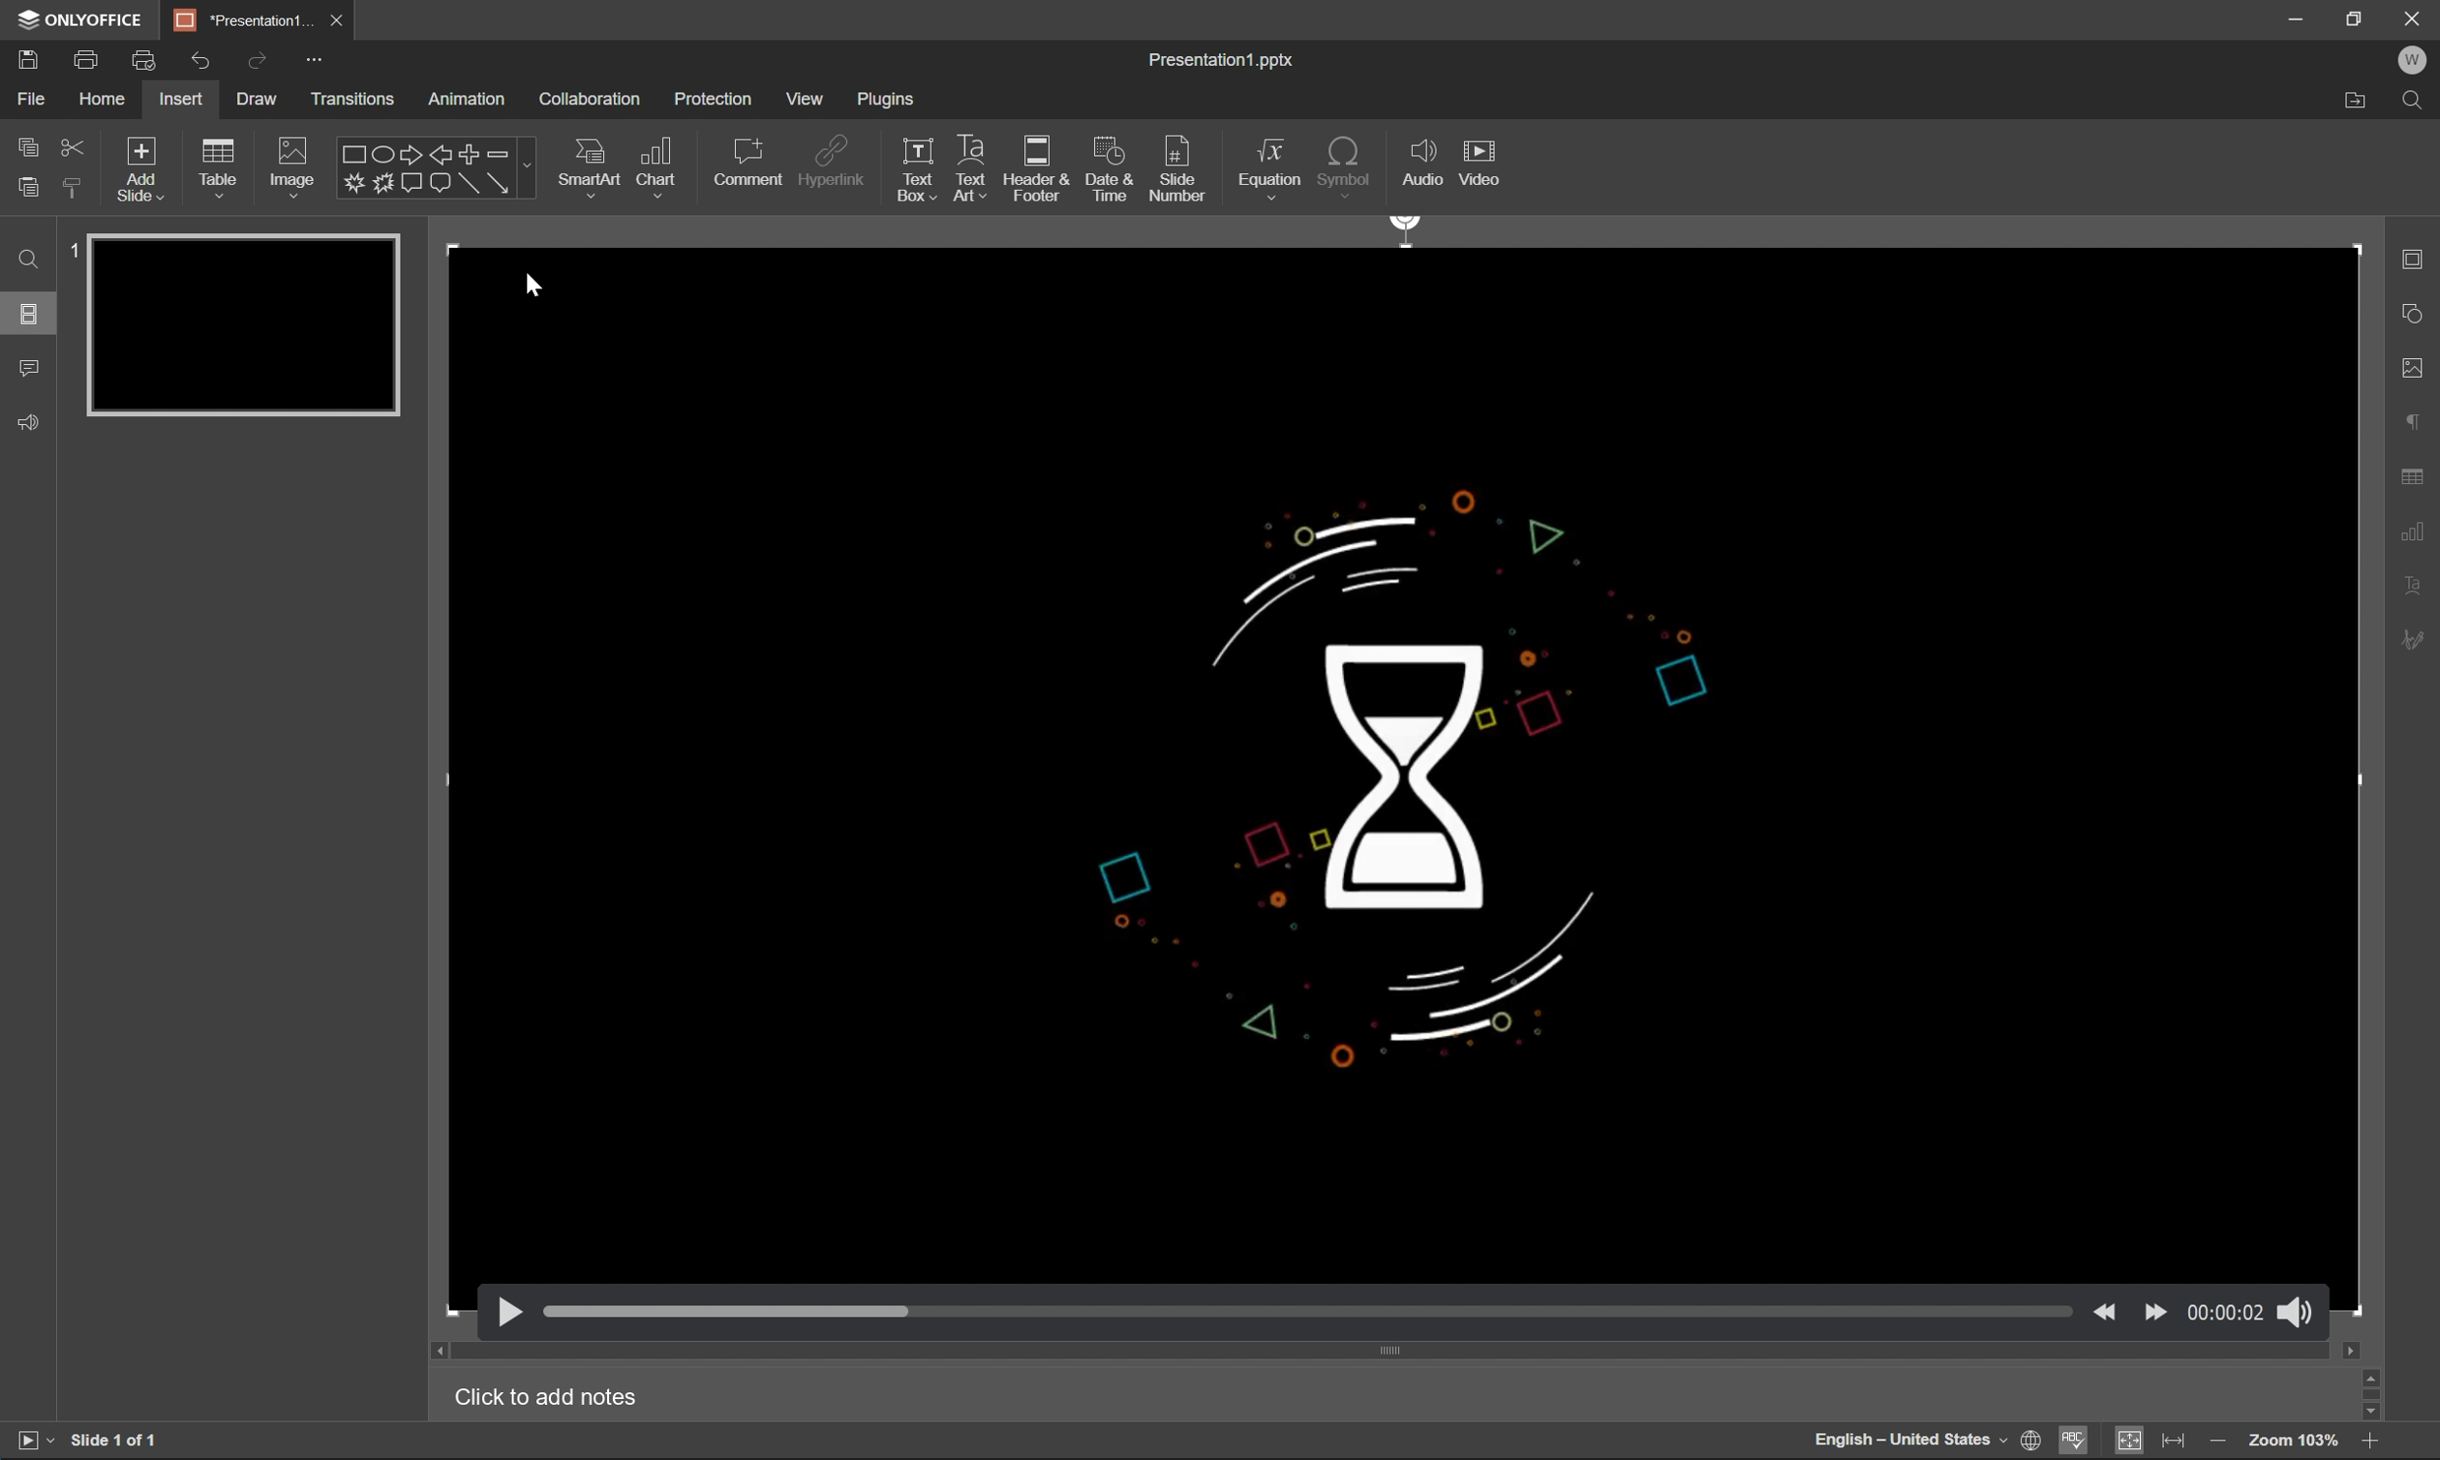  Describe the element at coordinates (2418, 366) in the screenshot. I see `image settings` at that location.